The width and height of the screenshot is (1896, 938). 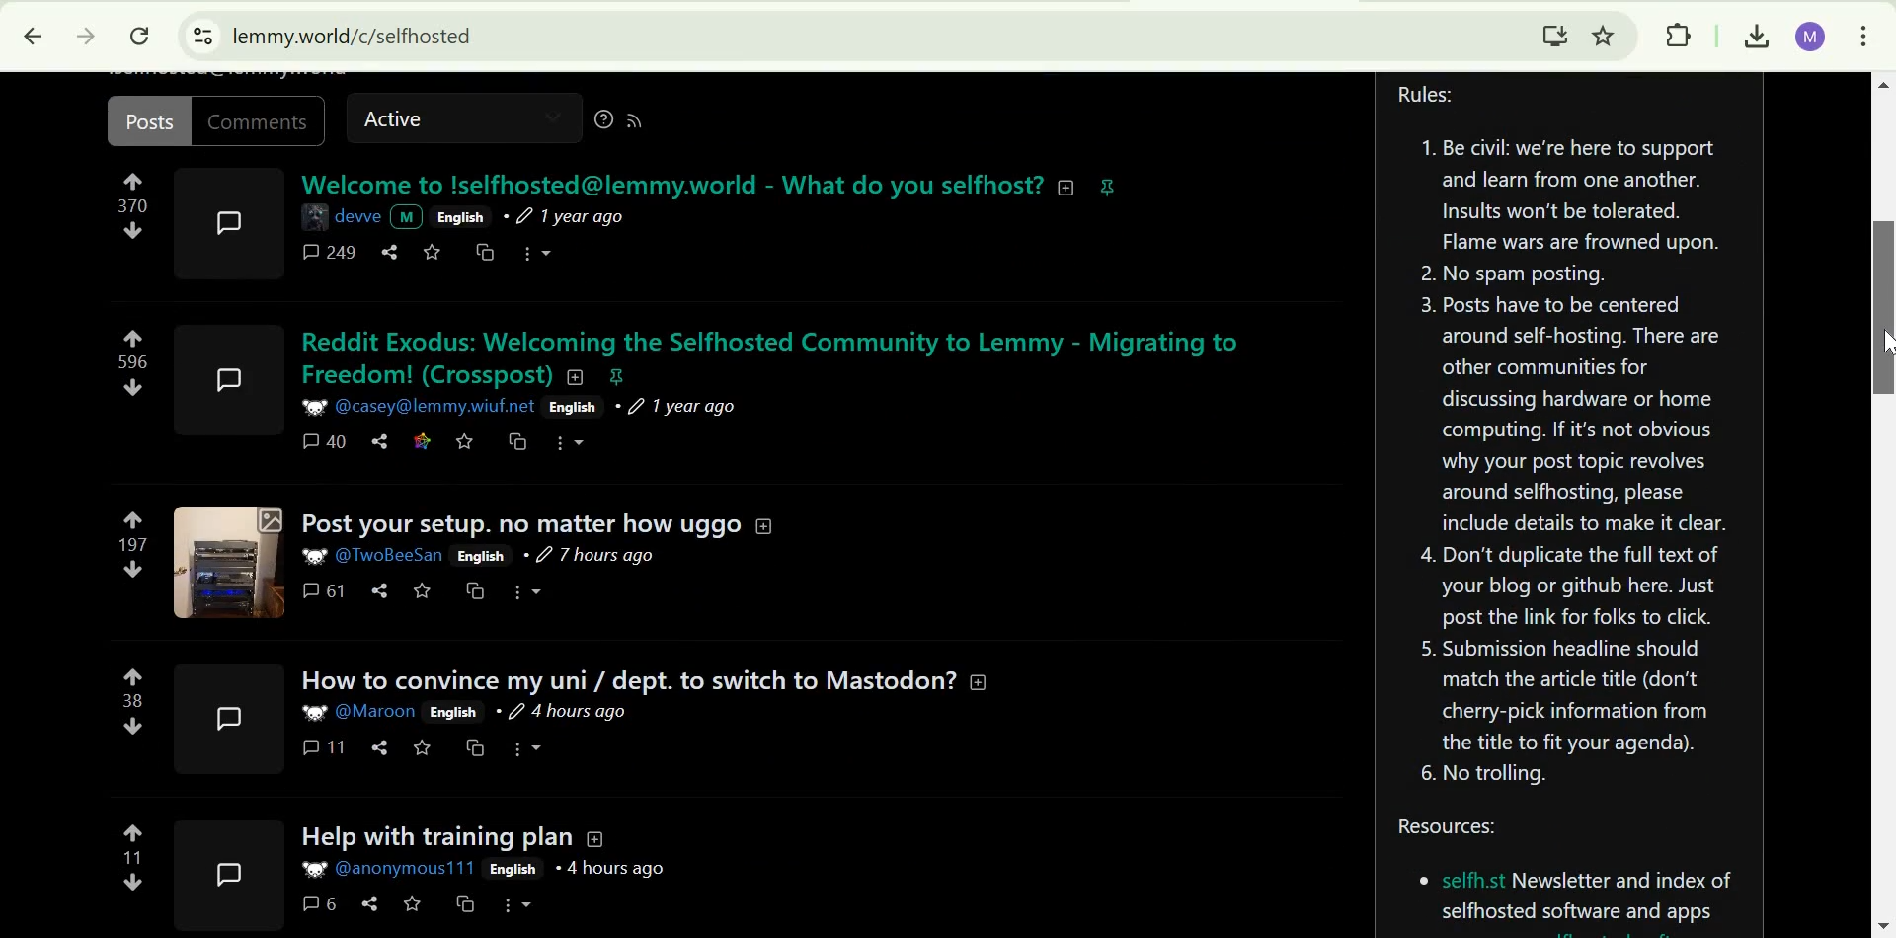 I want to click on 6 comments, so click(x=317, y=902).